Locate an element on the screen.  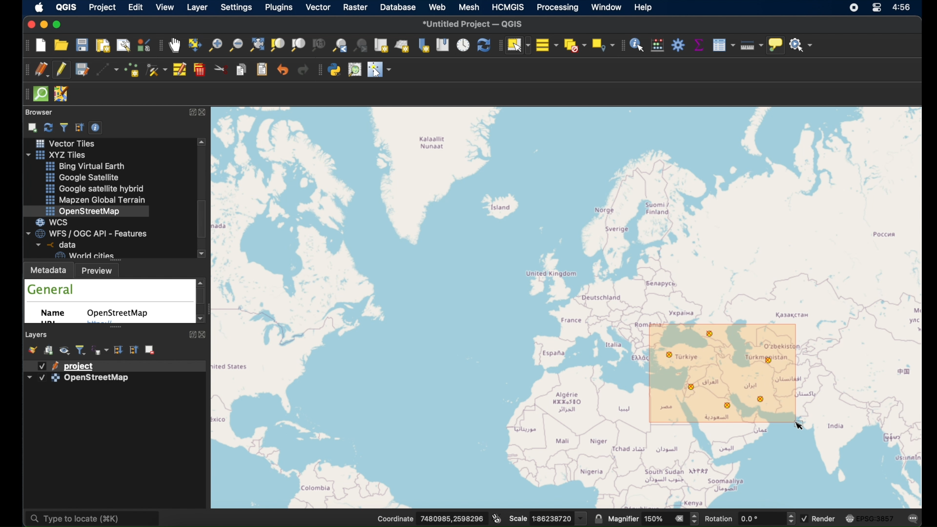
enable/disbale properties widget is located at coordinates (97, 127).